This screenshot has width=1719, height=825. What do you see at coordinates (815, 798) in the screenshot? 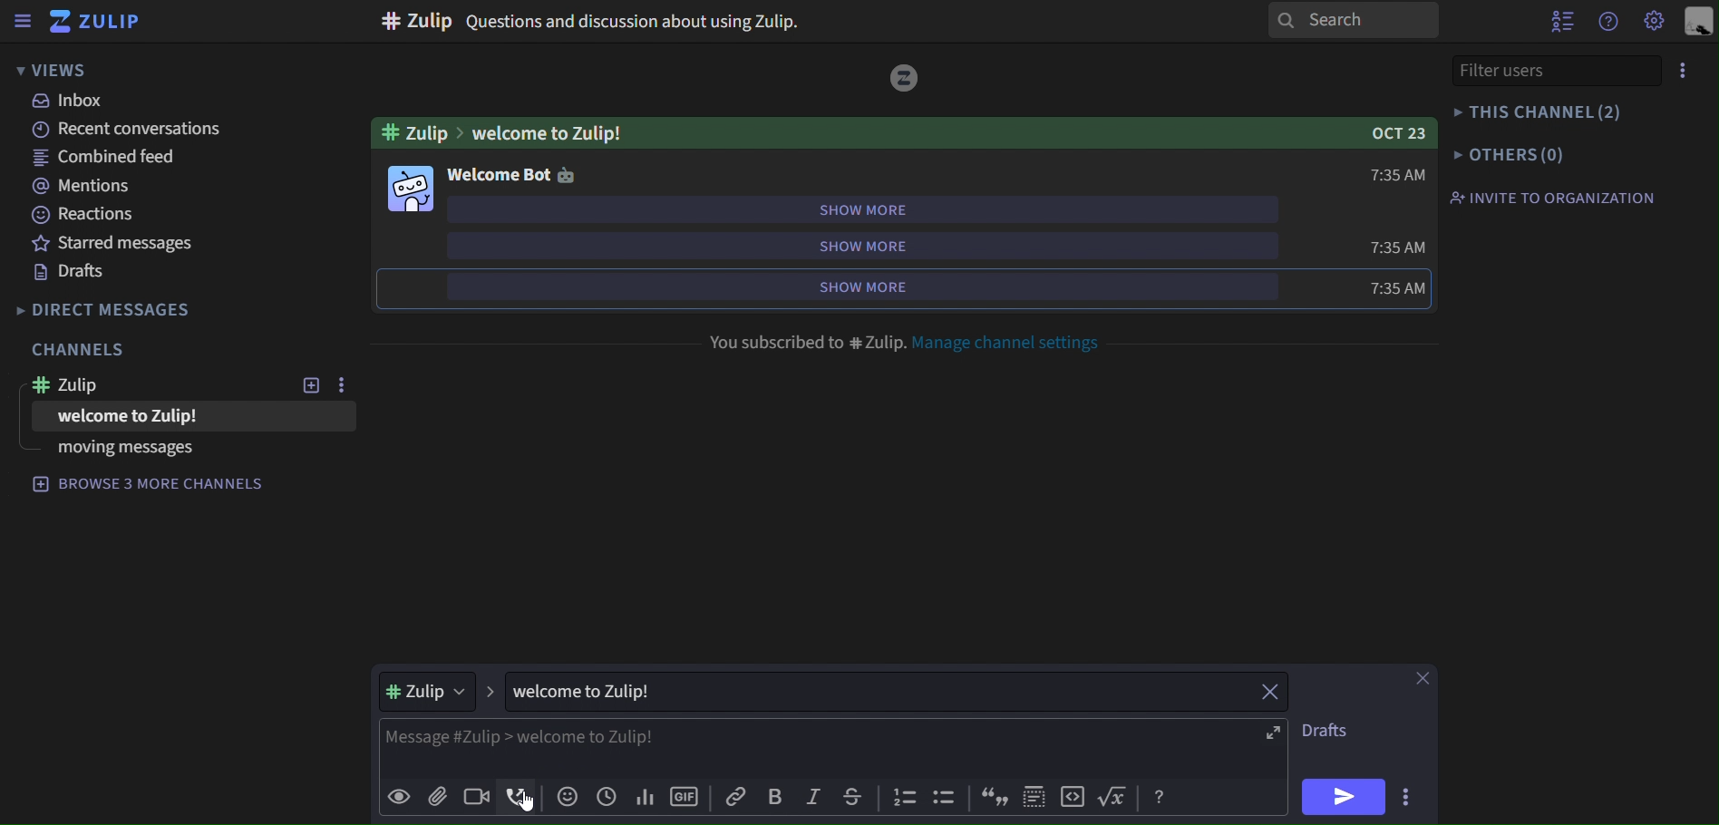
I see `italic` at bounding box center [815, 798].